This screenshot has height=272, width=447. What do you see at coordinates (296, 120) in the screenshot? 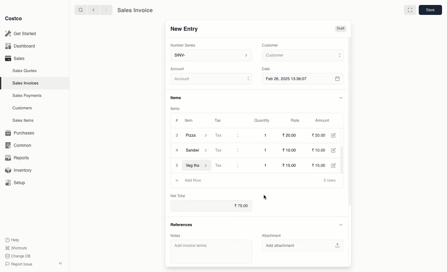
I see `Rate` at bounding box center [296, 120].